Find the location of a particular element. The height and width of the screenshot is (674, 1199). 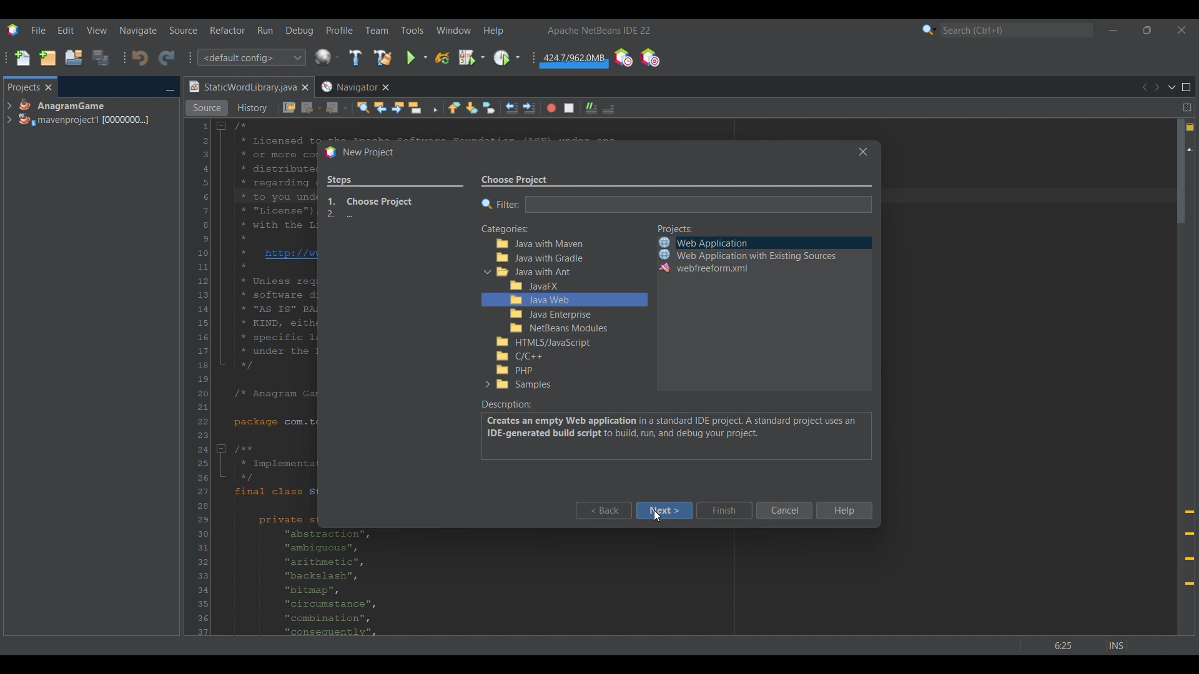

Help menu is located at coordinates (493, 31).